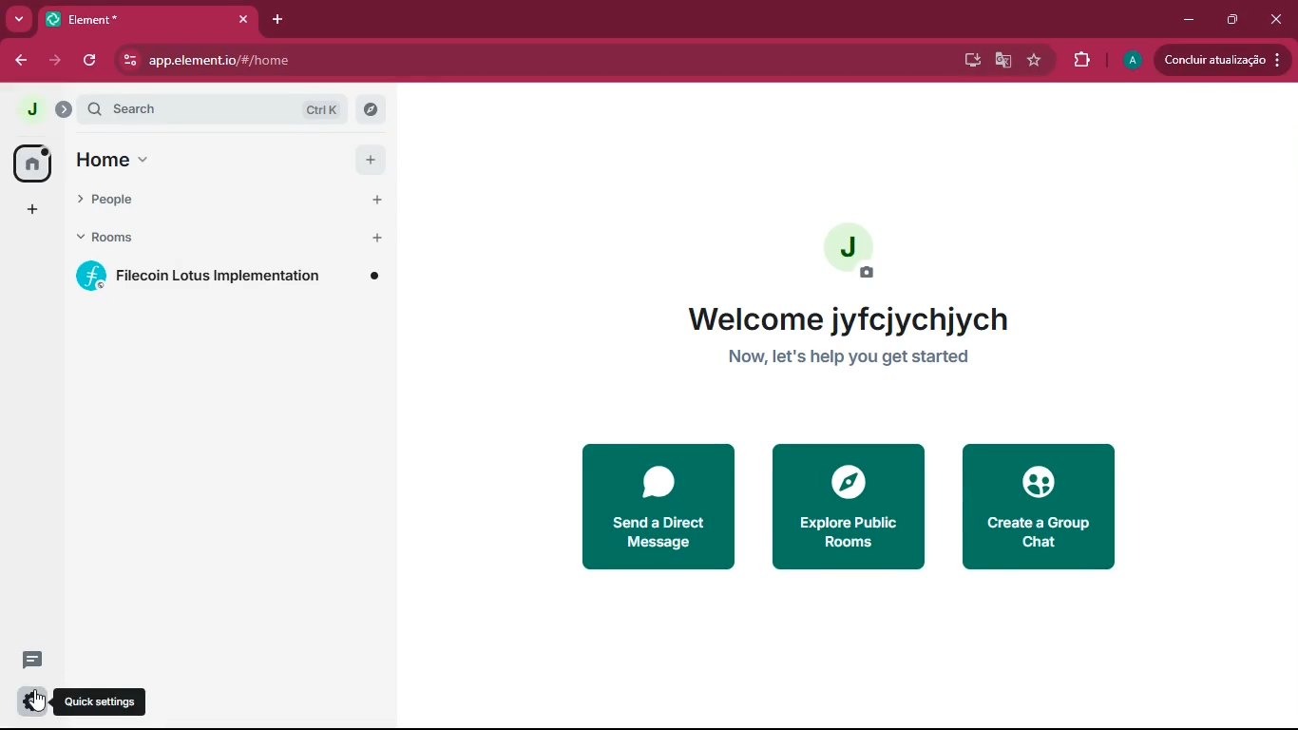  Describe the element at coordinates (1043, 508) in the screenshot. I see `create ` at that location.